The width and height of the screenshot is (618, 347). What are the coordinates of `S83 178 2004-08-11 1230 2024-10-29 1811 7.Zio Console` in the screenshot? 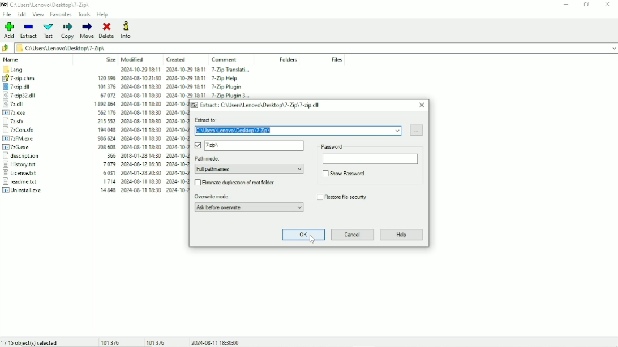 It's located at (140, 112).